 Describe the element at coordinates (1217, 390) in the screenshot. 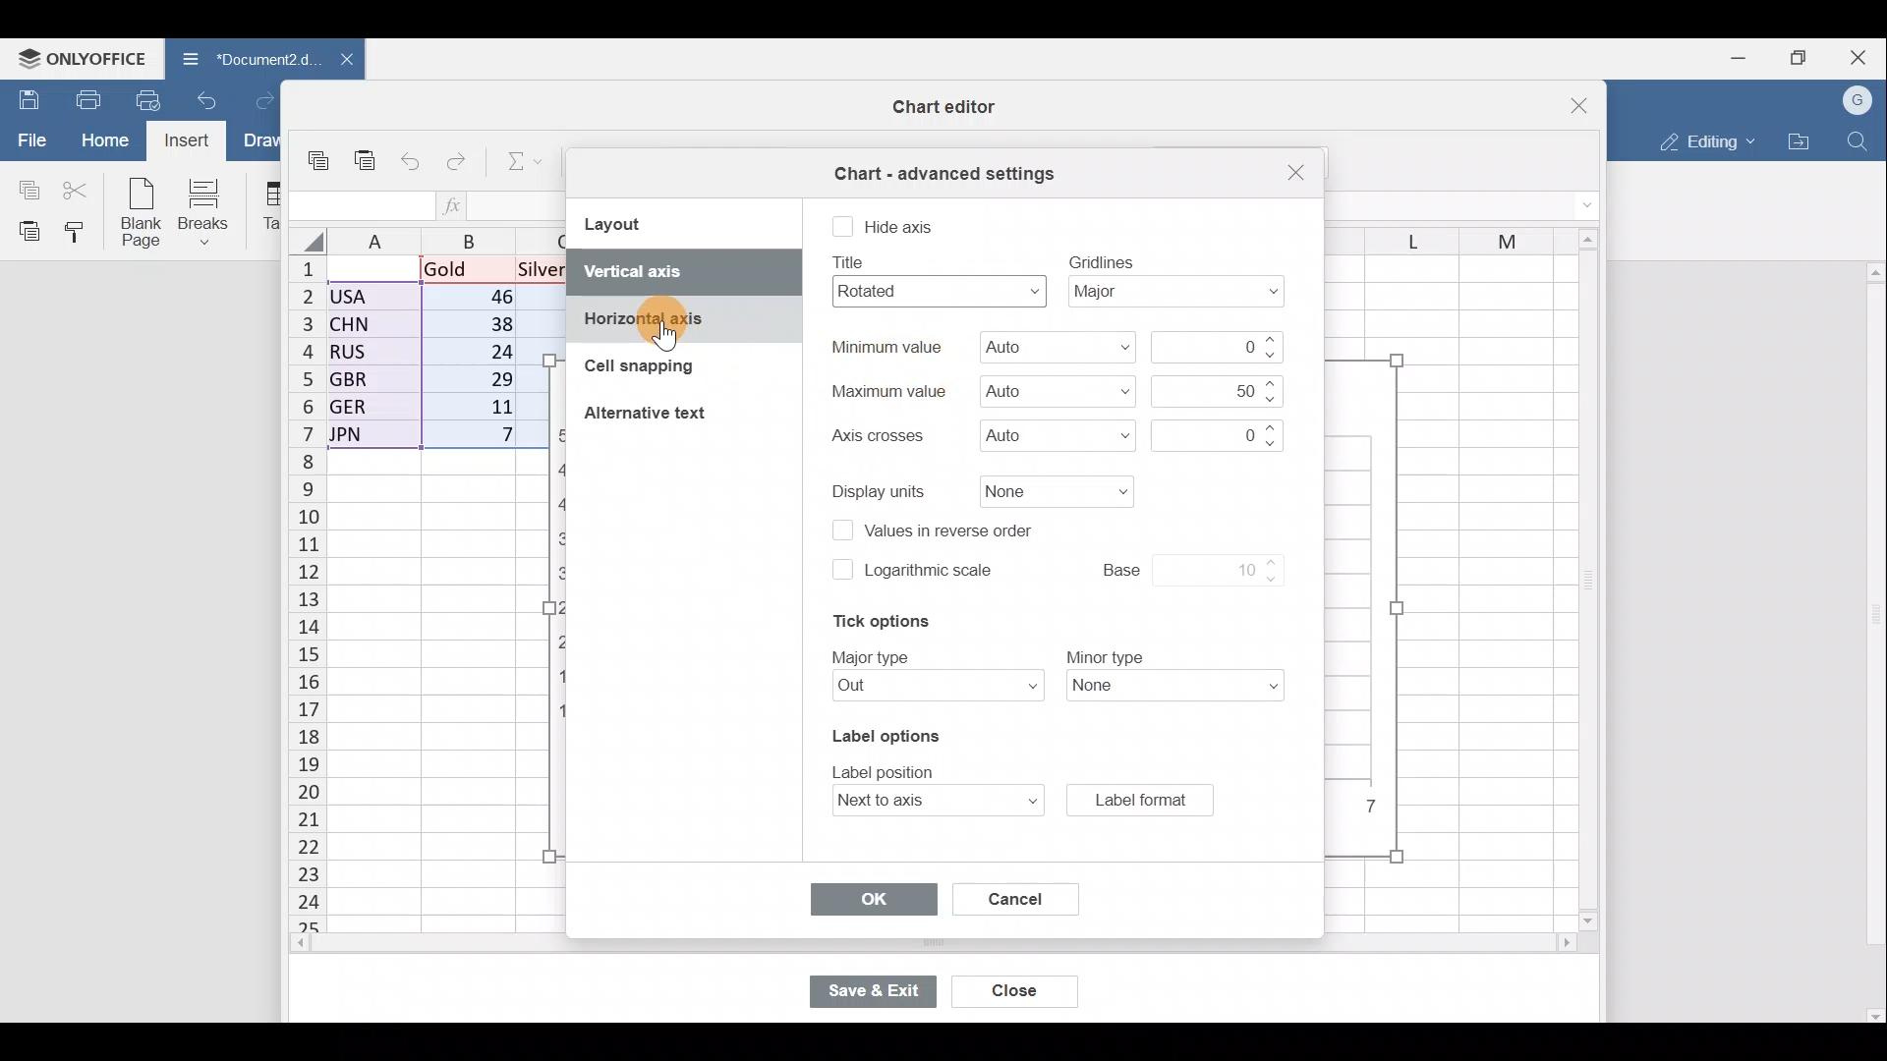

I see `Maximum value` at that location.